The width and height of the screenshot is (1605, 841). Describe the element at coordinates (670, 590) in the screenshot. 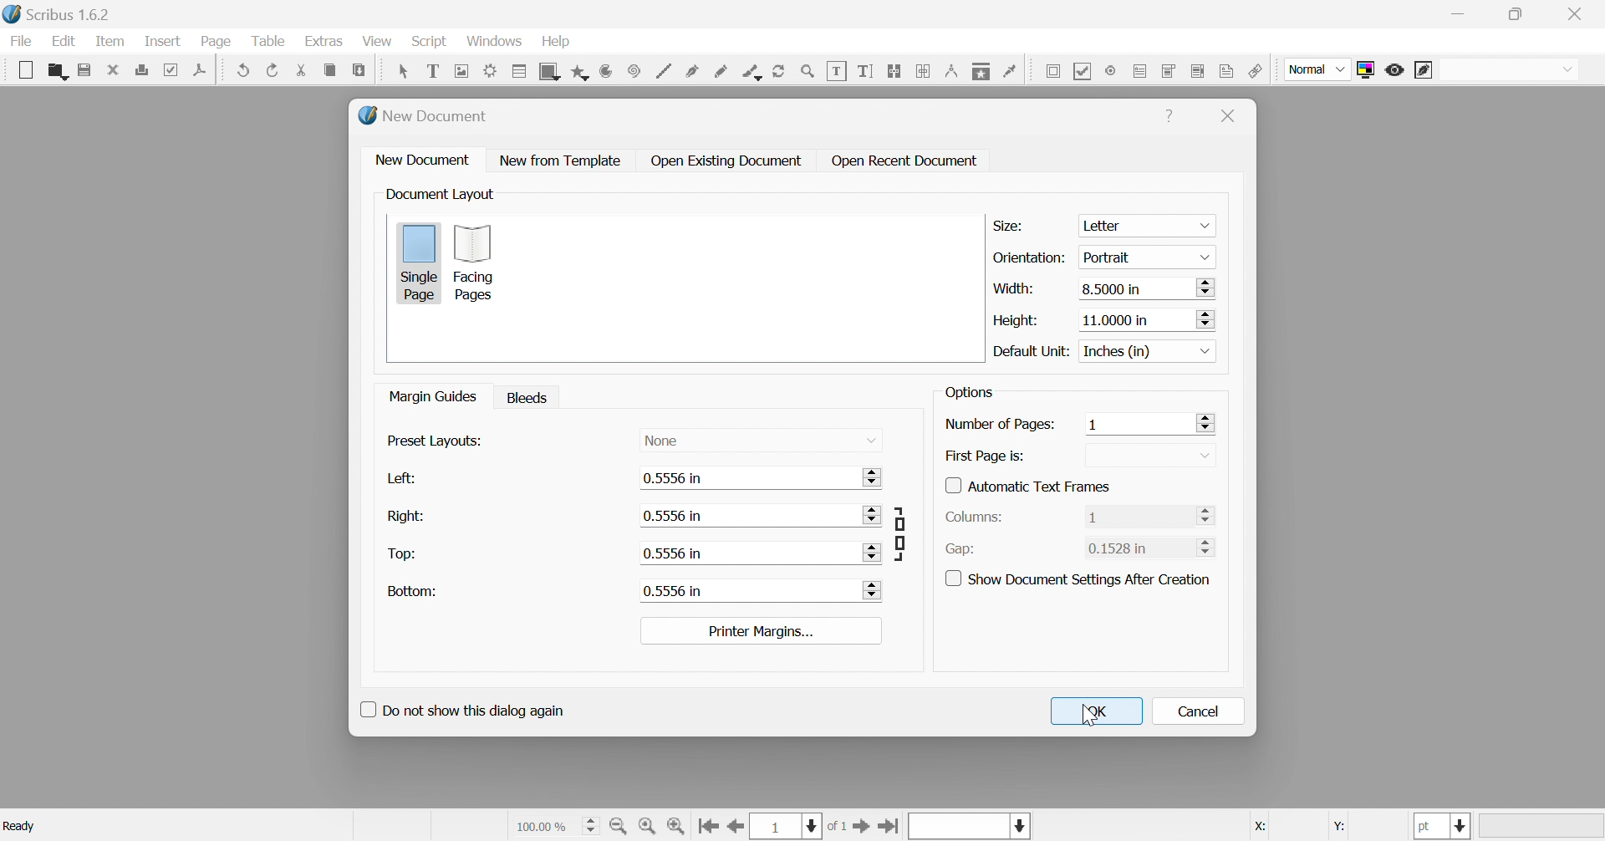

I see `0.5556 in` at that location.